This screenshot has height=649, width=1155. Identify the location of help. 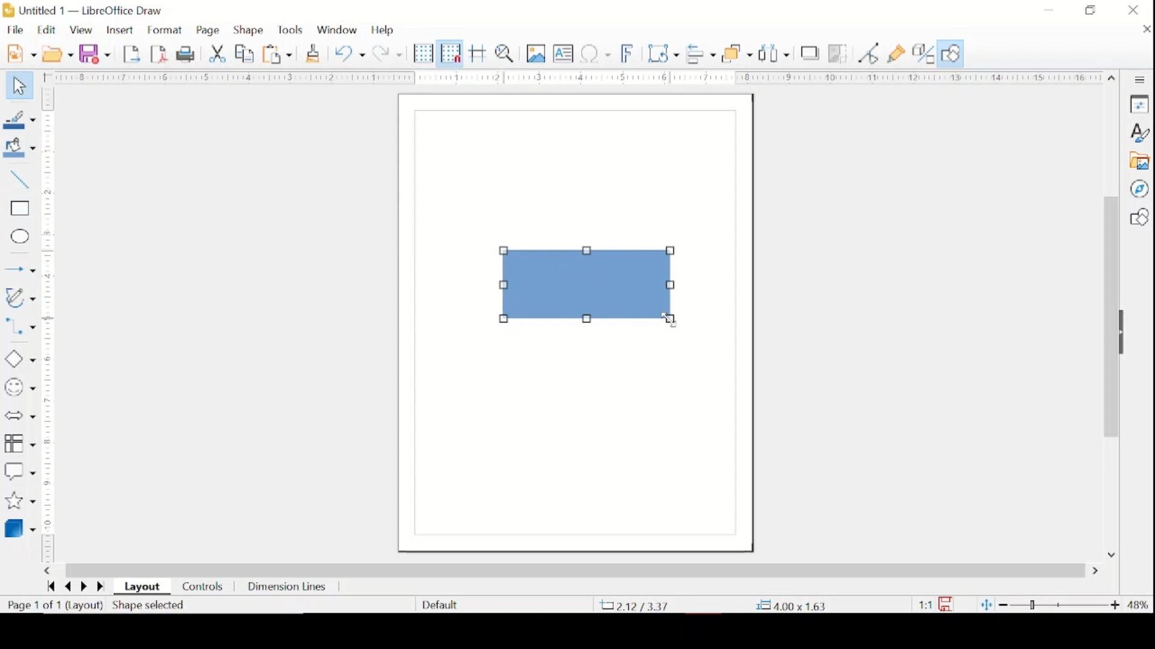
(384, 30).